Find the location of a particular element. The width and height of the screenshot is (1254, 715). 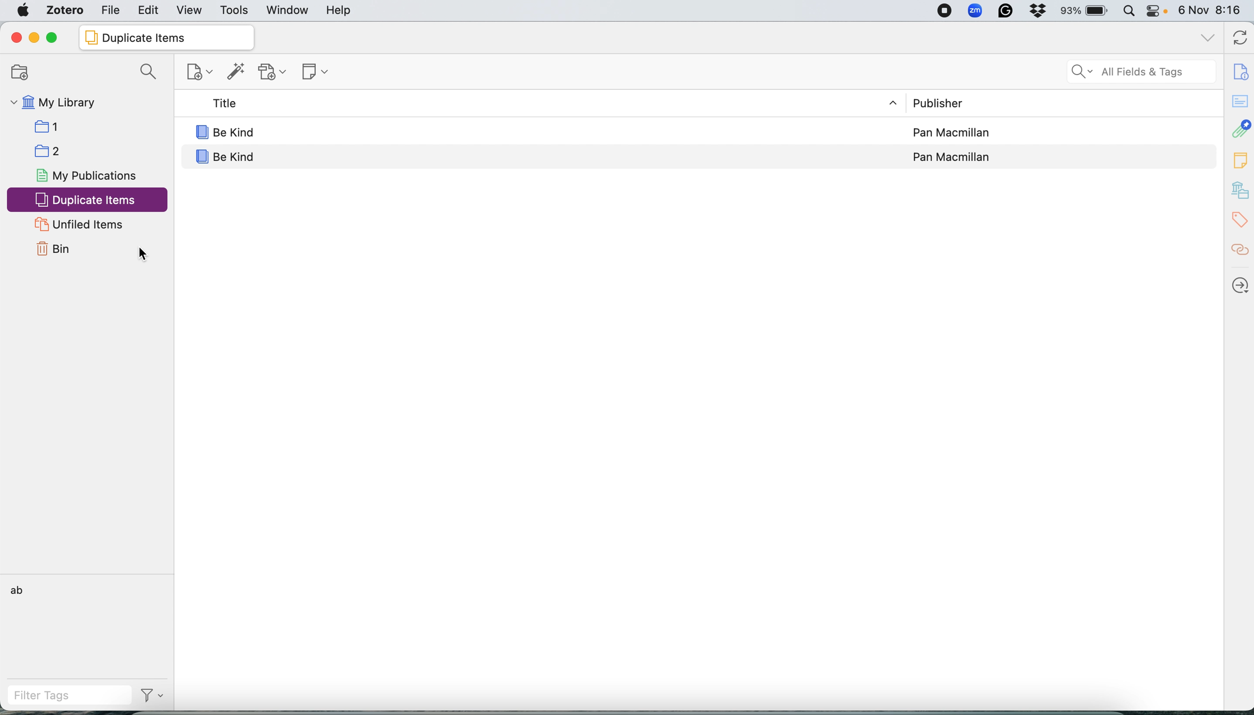

search fields and tags is located at coordinates (1142, 71).